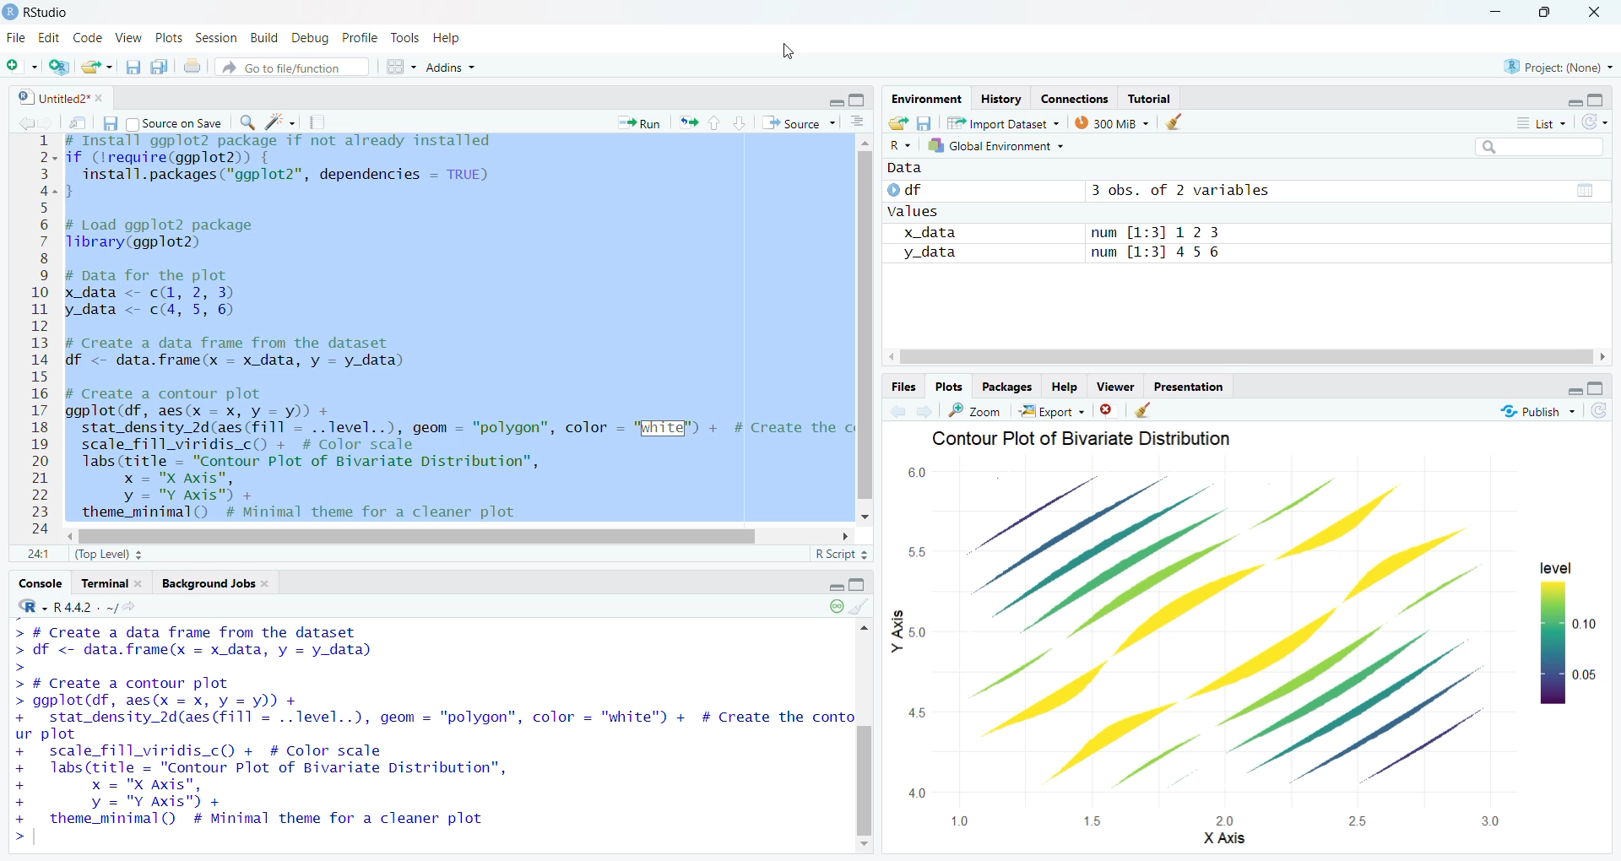 The height and width of the screenshot is (861, 1621). What do you see at coordinates (450, 68) in the screenshot?
I see `Addins ` at bounding box center [450, 68].